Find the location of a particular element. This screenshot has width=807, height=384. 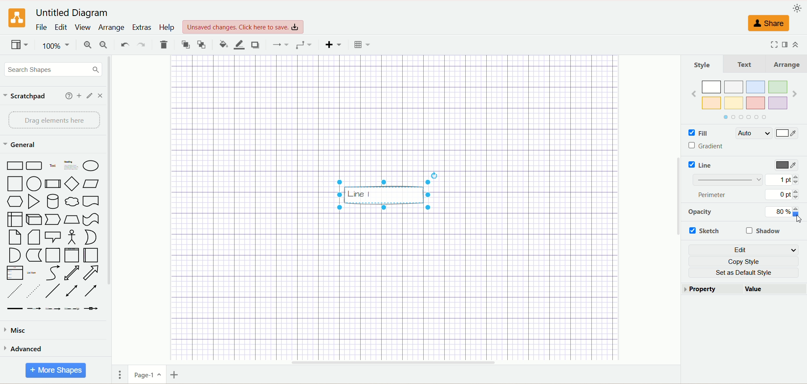

waypoint is located at coordinates (303, 45).